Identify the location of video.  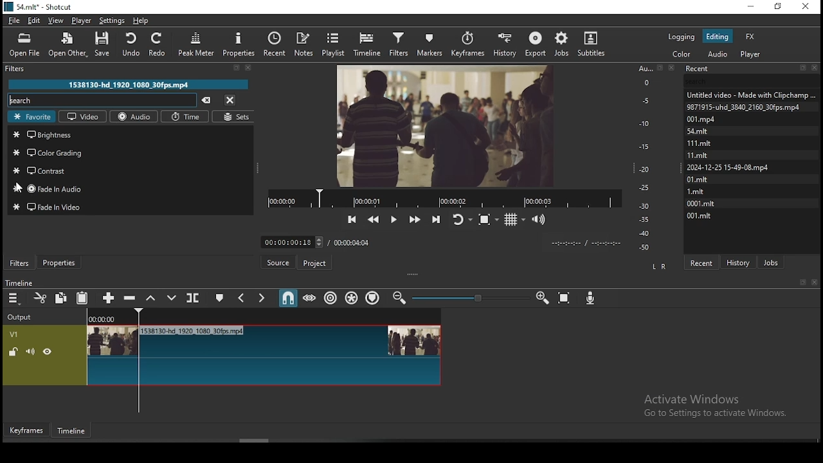
(82, 116).